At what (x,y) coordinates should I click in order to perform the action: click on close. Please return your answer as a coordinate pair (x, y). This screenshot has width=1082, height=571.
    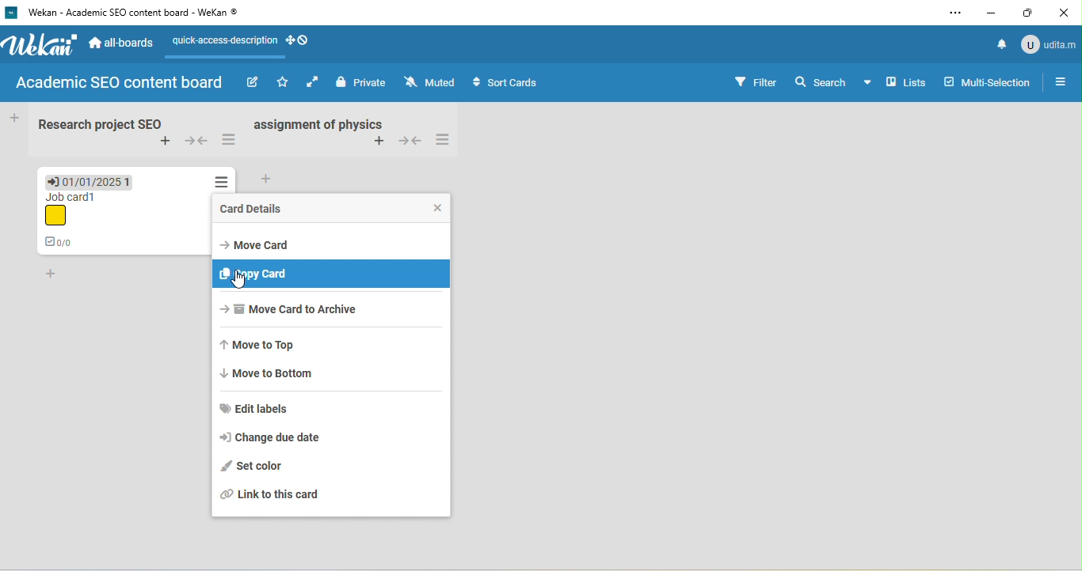
    Looking at the image, I should click on (1065, 12).